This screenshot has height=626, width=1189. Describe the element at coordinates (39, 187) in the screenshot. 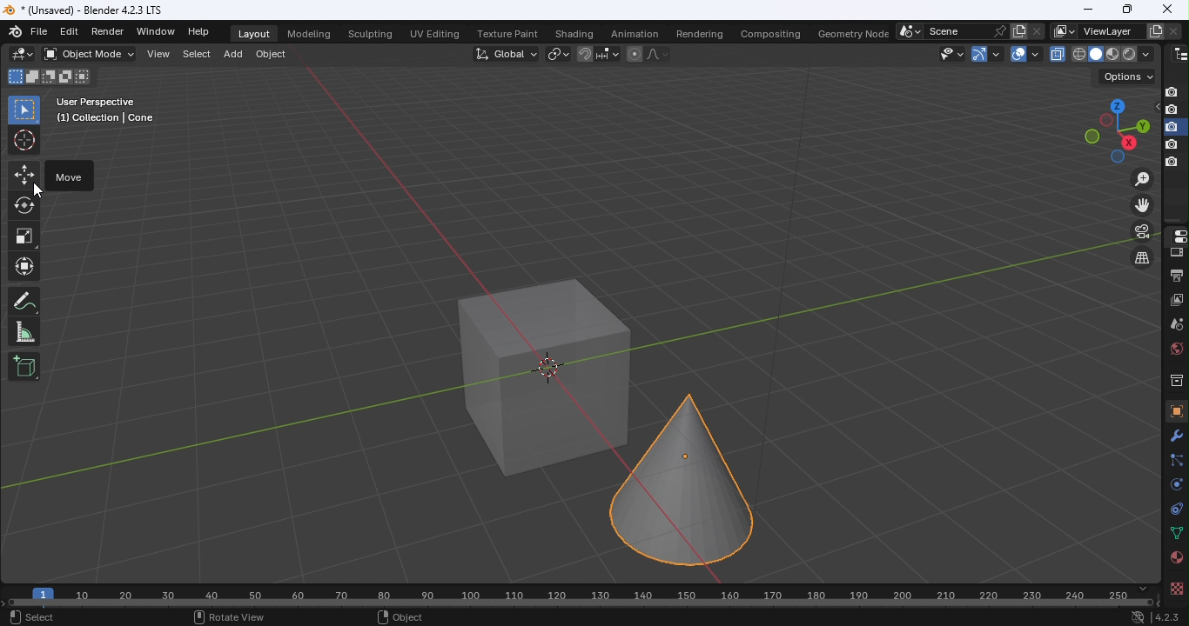

I see `cursor` at that location.